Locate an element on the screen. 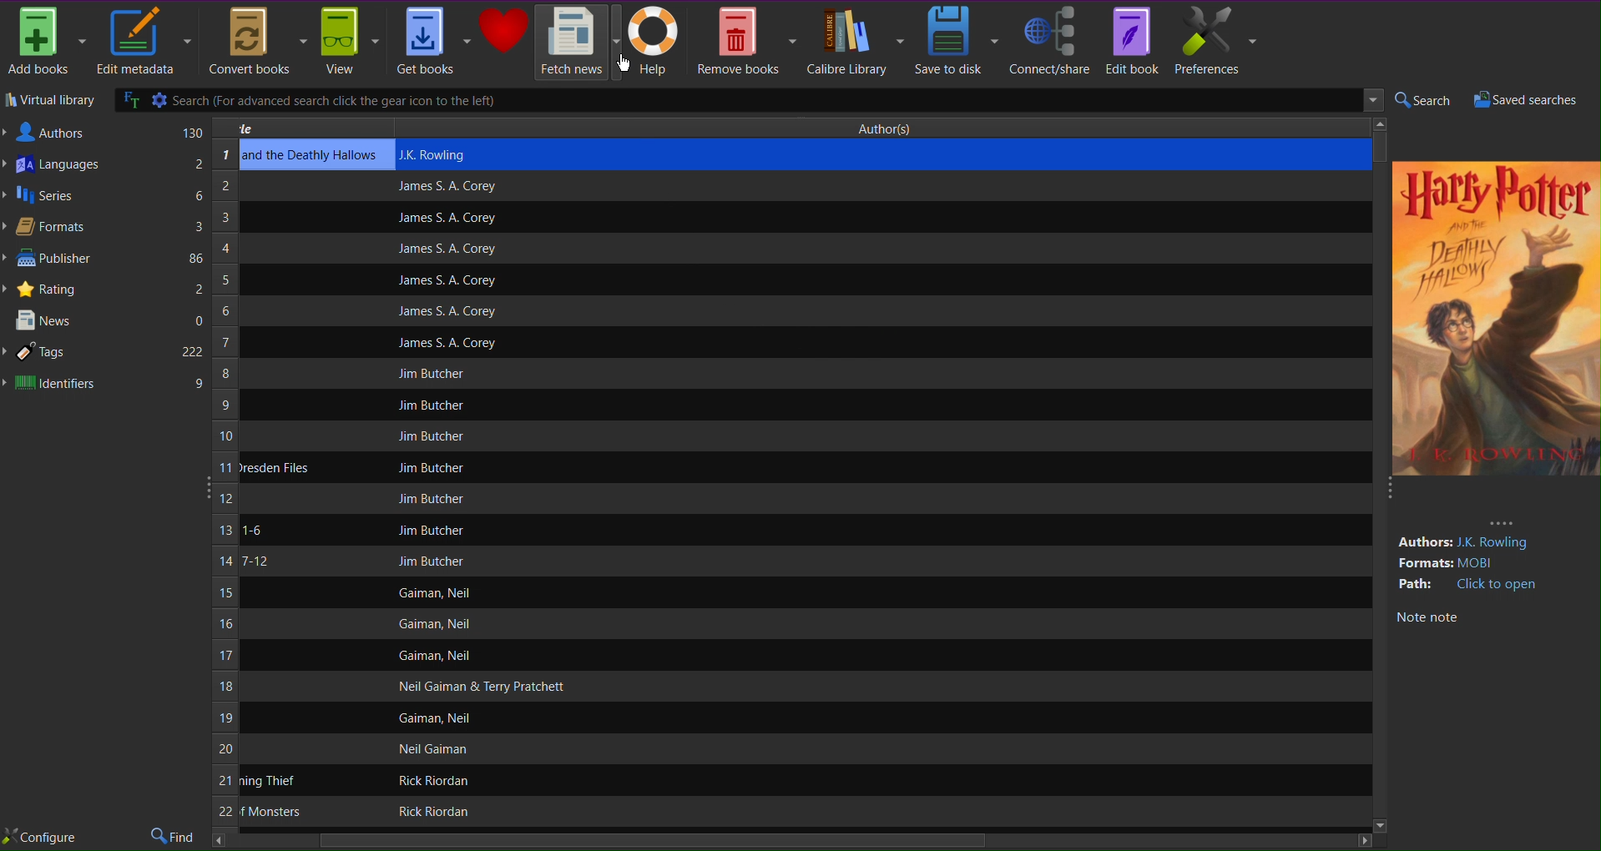 The width and height of the screenshot is (1601, 851). Add books is located at coordinates (46, 42).